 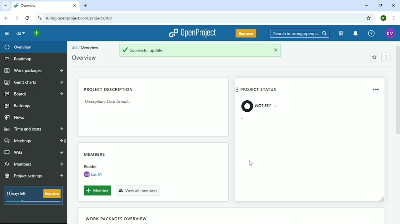 I want to click on 10 days left, so click(x=33, y=196).